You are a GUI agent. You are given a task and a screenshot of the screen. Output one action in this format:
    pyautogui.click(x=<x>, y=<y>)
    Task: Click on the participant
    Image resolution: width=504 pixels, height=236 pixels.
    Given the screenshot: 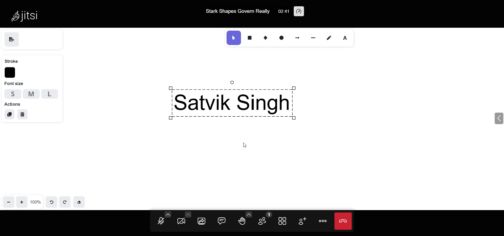 What is the action you would take?
    pyautogui.click(x=263, y=219)
    